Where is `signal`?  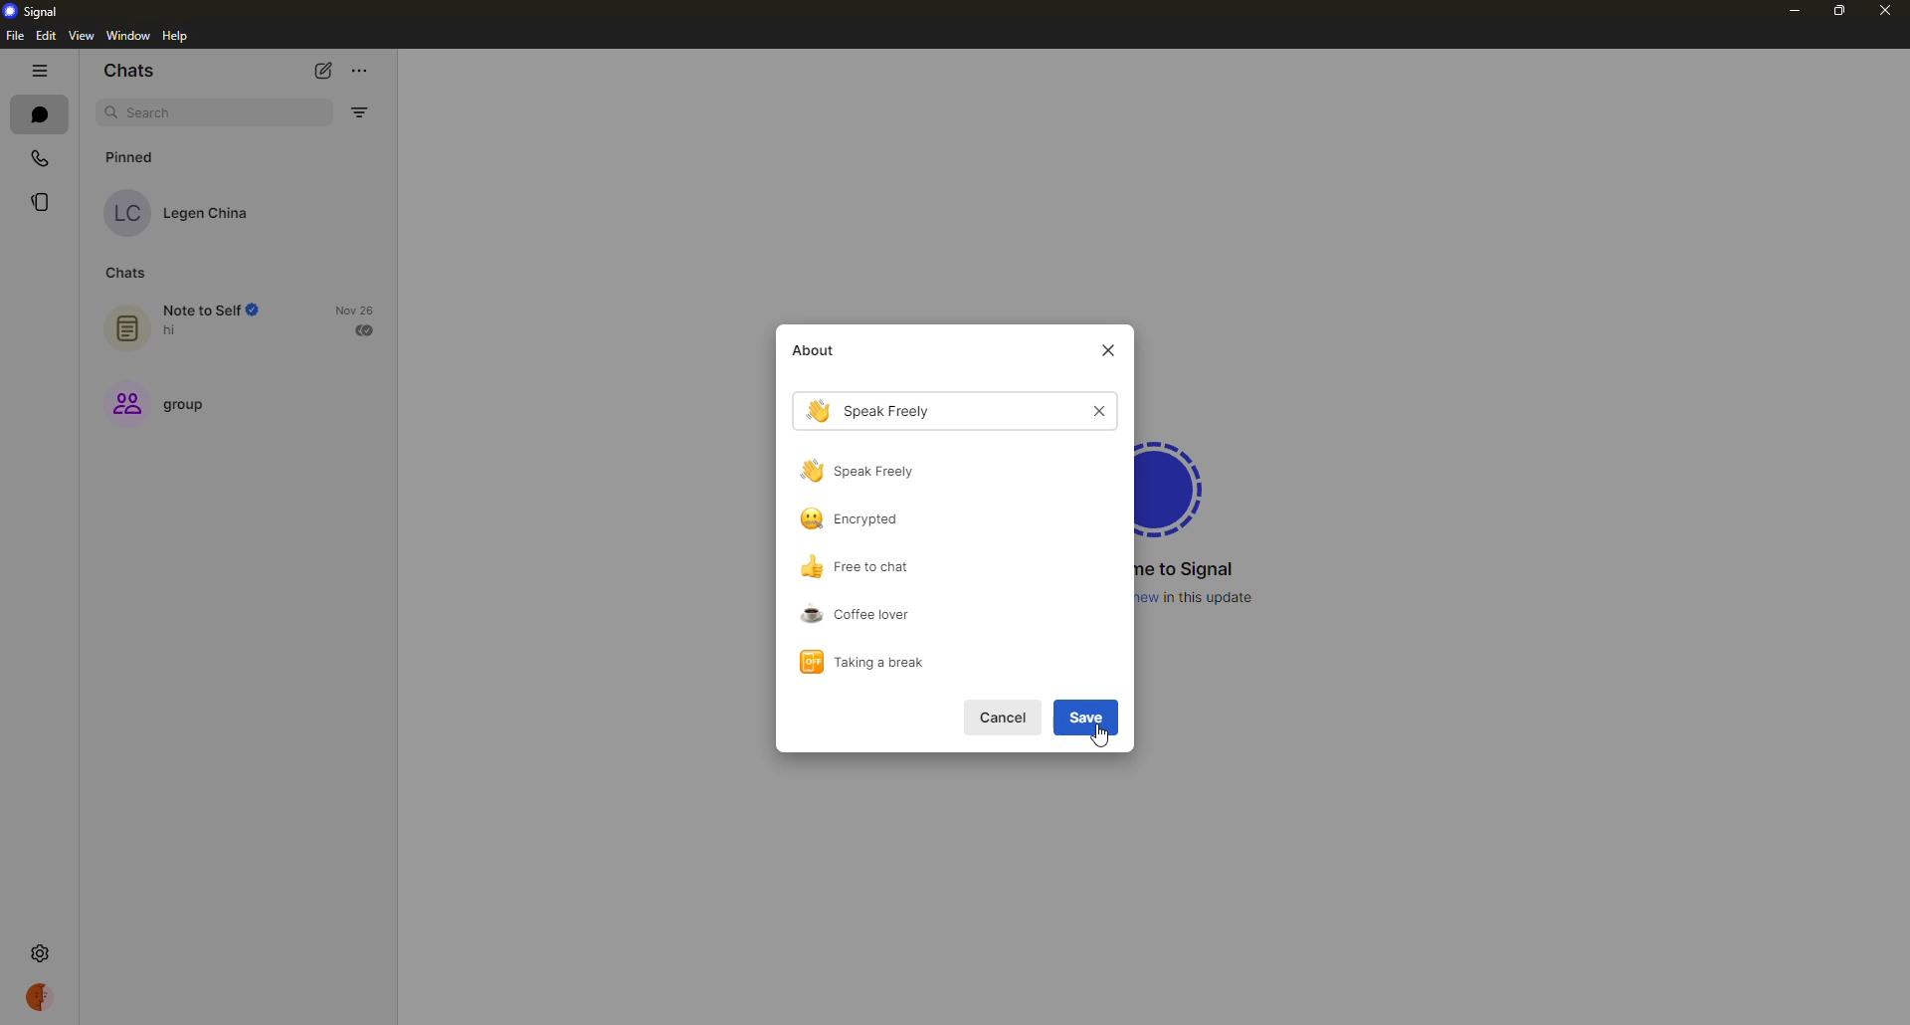 signal is located at coordinates (37, 10).